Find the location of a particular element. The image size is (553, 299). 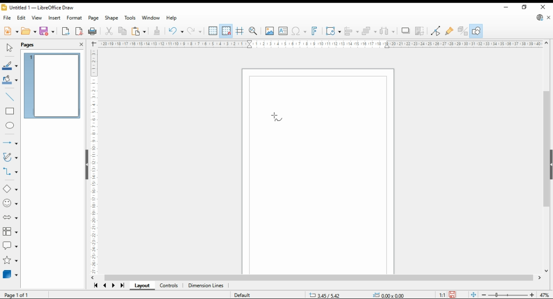

zoom and pan is located at coordinates (253, 32).